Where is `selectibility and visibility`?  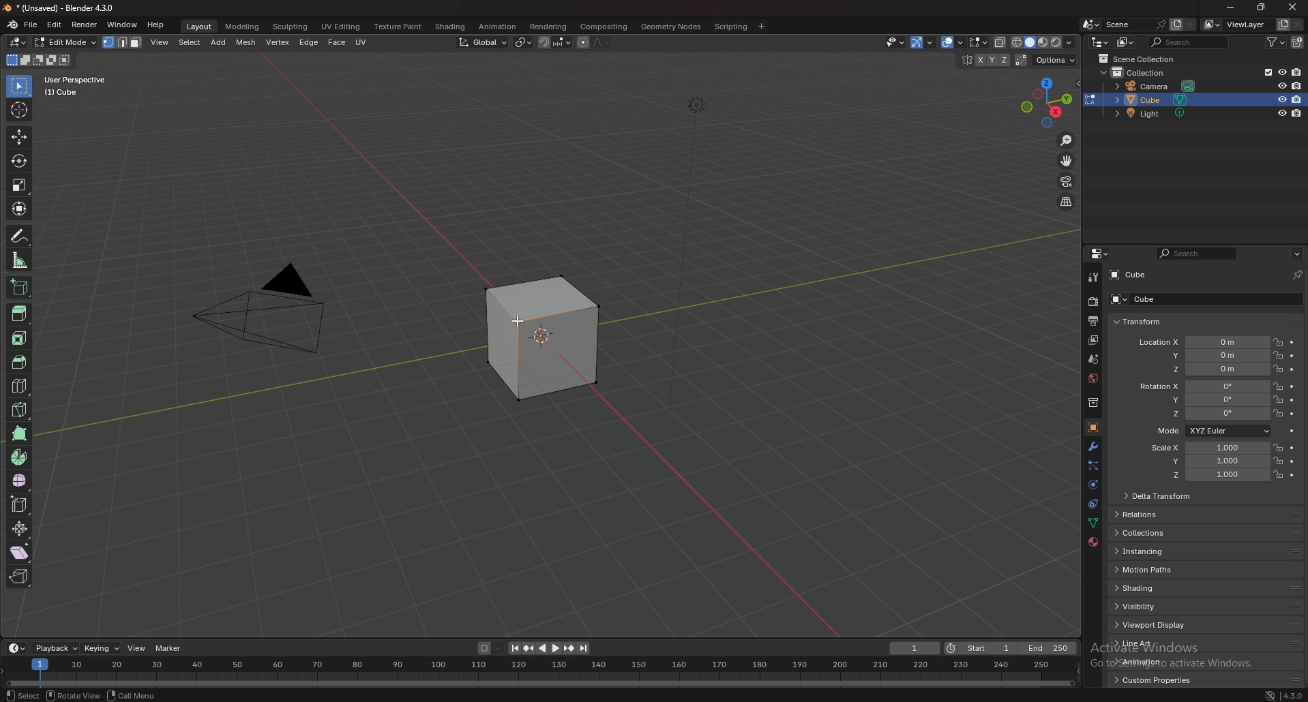
selectibility and visibility is located at coordinates (895, 42).